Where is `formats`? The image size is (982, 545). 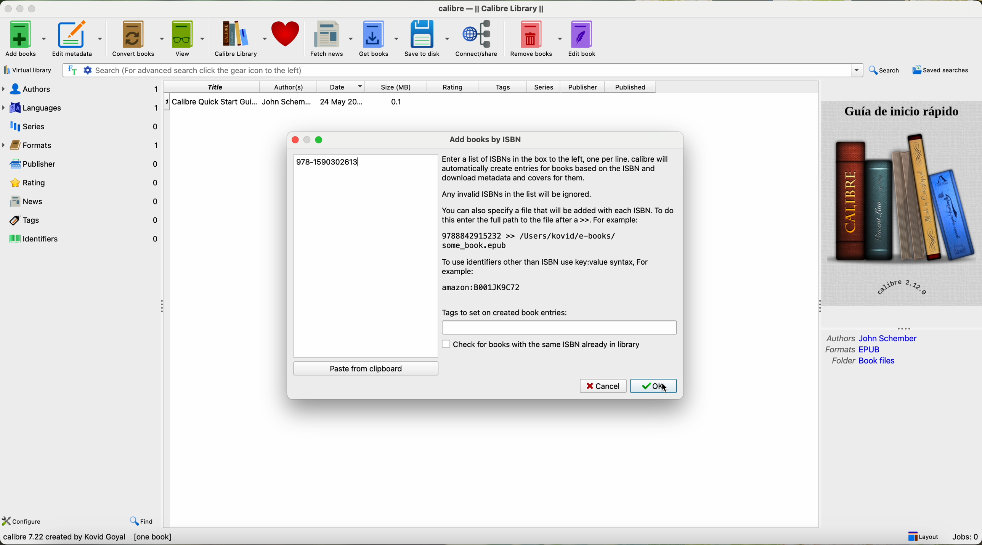 formats is located at coordinates (855, 349).